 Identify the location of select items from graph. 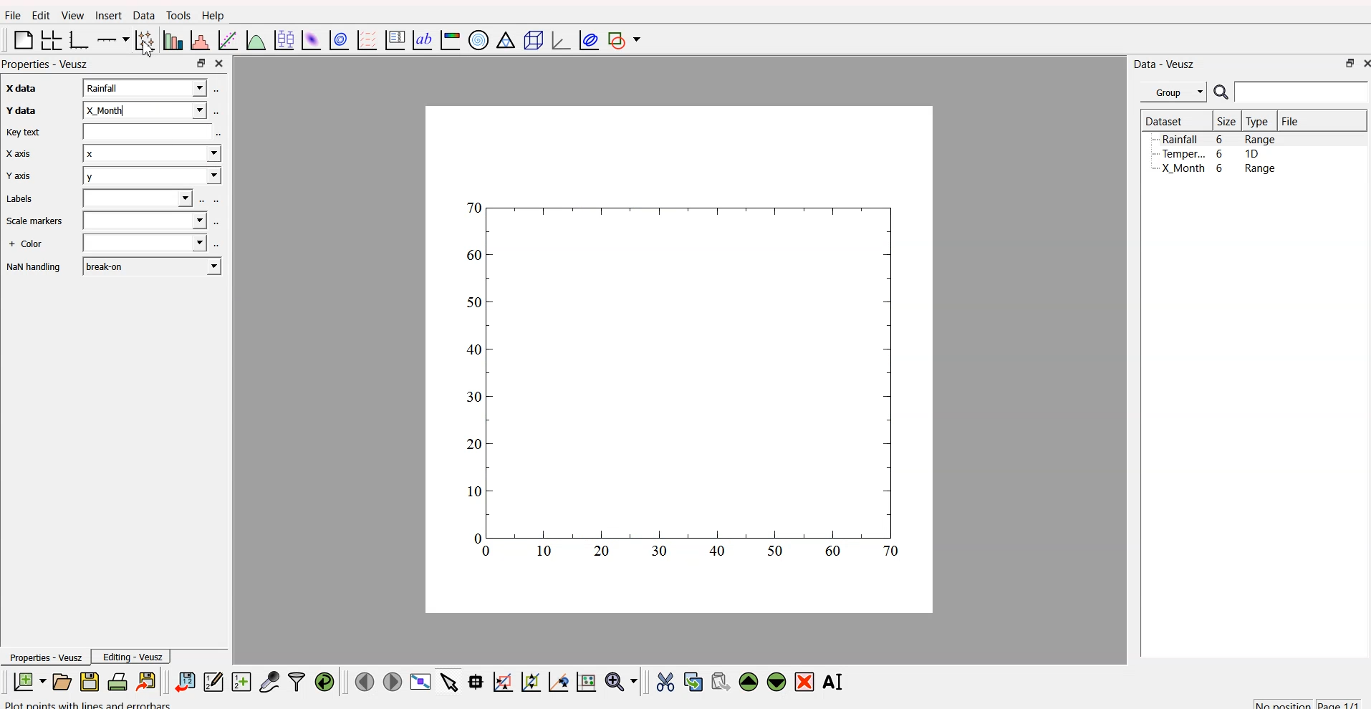
(448, 683).